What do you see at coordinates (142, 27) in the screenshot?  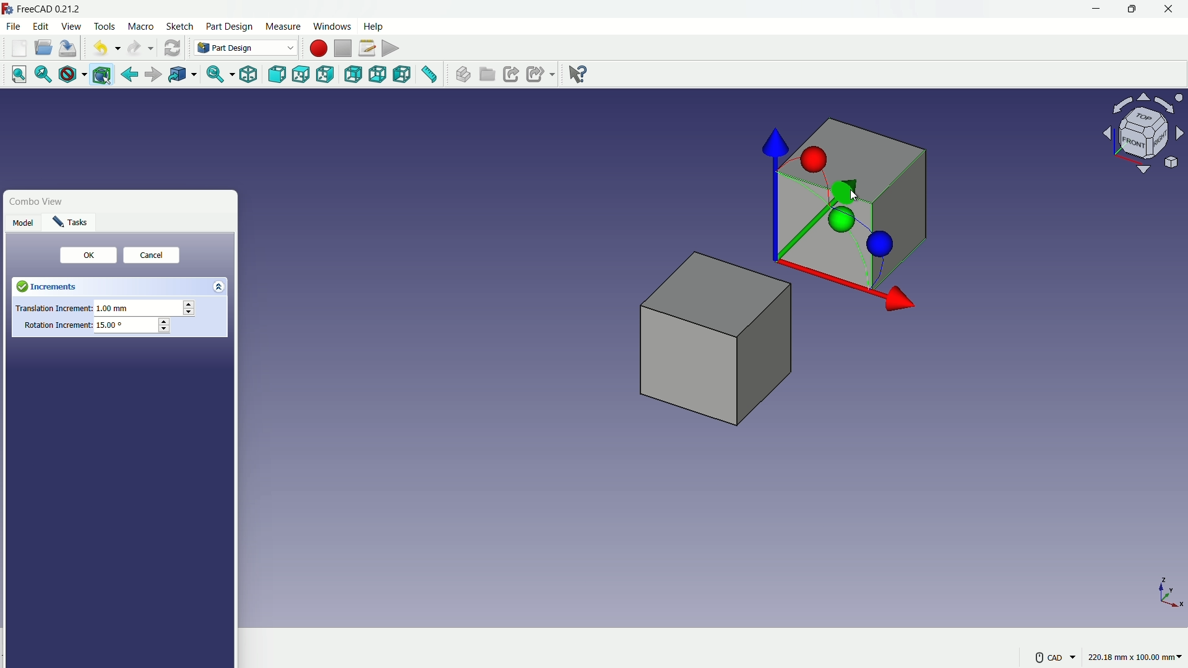 I see `macro` at bounding box center [142, 27].